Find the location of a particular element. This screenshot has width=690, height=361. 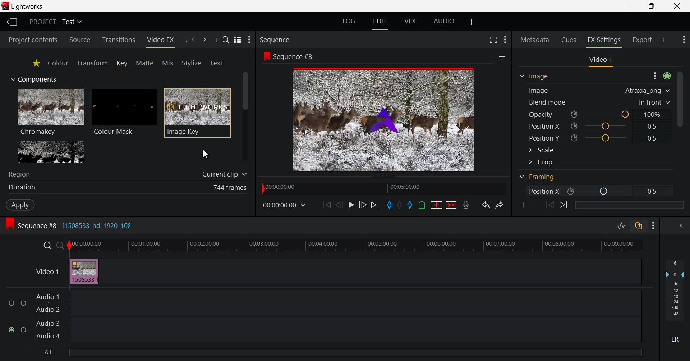

Mark Cue is located at coordinates (422, 205).